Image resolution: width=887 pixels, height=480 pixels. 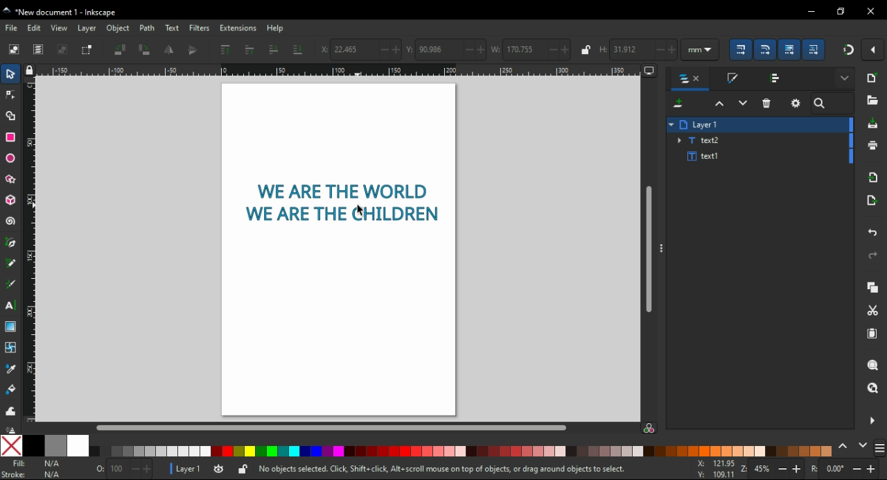 What do you see at coordinates (89, 51) in the screenshot?
I see `toggle selection box to select all touched objects` at bounding box center [89, 51].